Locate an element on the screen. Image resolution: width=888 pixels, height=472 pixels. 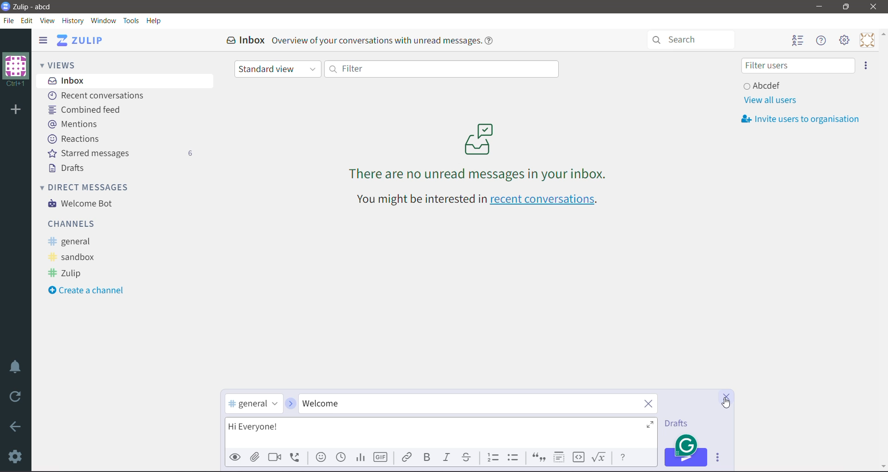
Strikethrough is located at coordinates (467, 457).